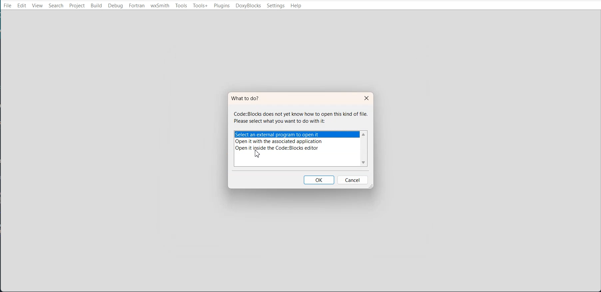 The height and width of the screenshot is (292, 601). What do you see at coordinates (296, 148) in the screenshot?
I see `Open it inside the code::blocks editor` at bounding box center [296, 148].